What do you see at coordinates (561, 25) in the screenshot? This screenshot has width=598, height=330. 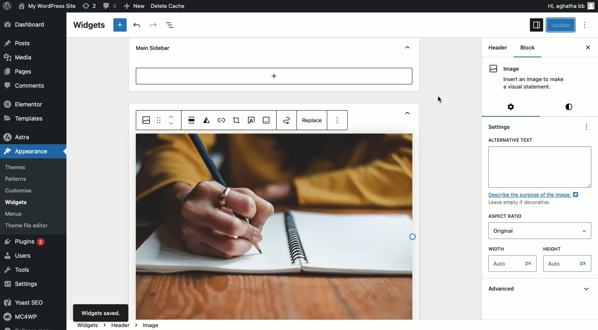 I see `Update` at bounding box center [561, 25].